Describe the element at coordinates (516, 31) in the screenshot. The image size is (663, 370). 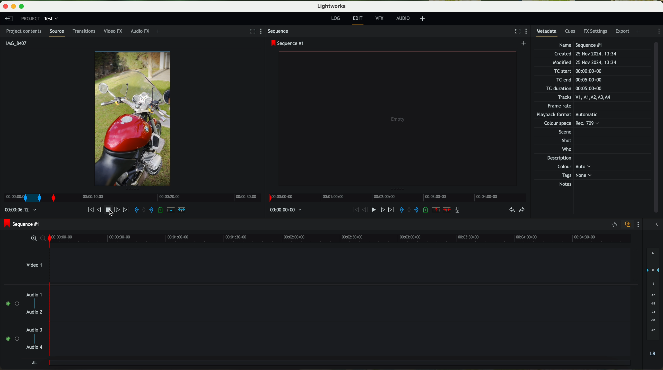
I see `fullscreen` at that location.